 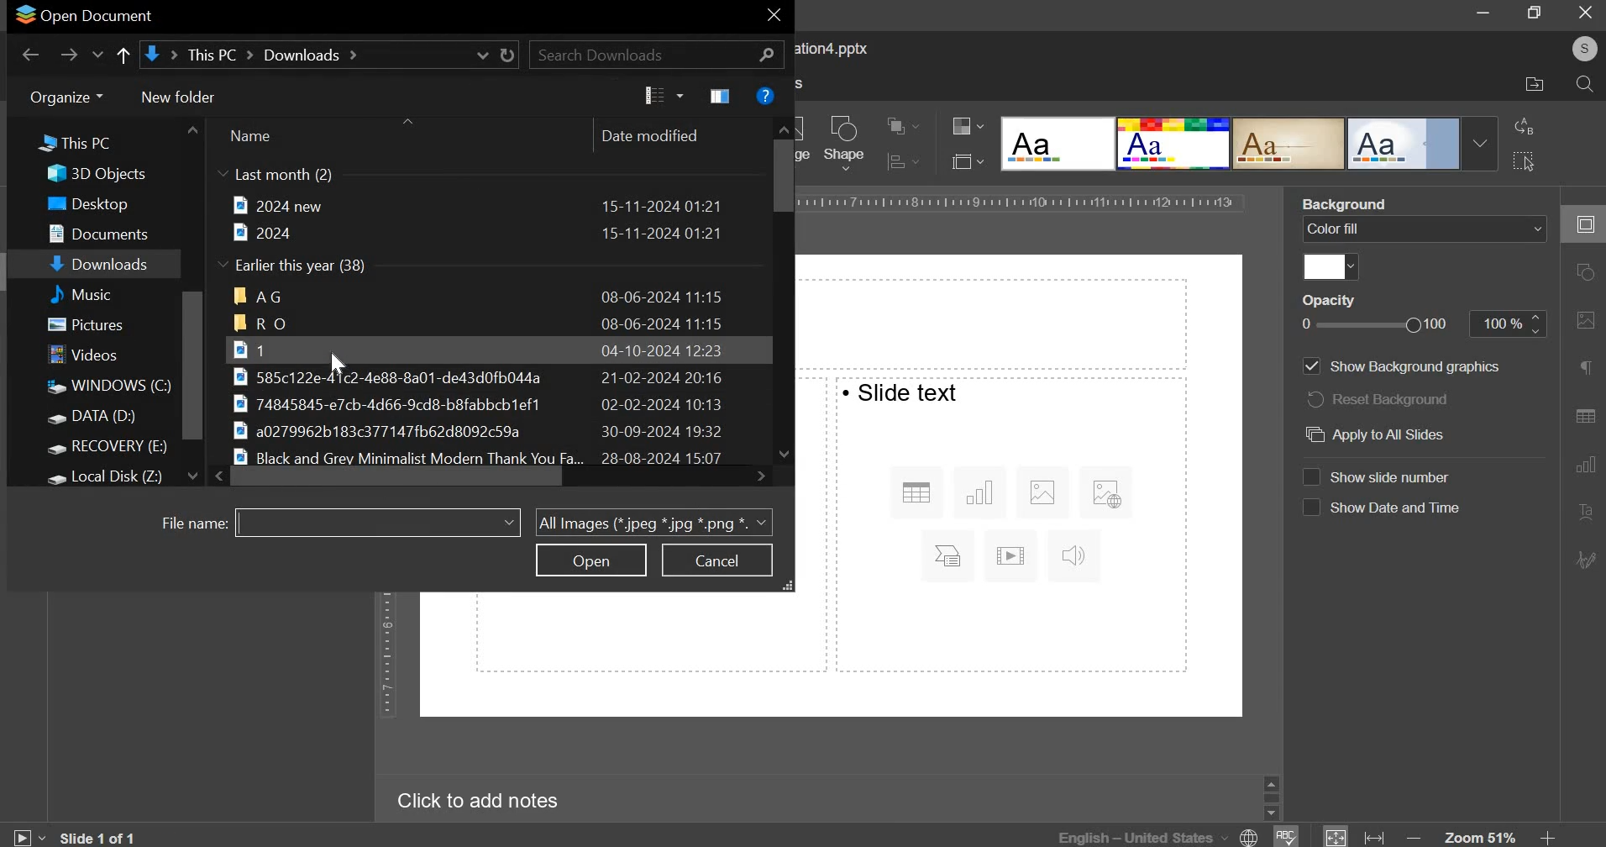 I want to click on paragraph settings, so click(x=1583, y=368).